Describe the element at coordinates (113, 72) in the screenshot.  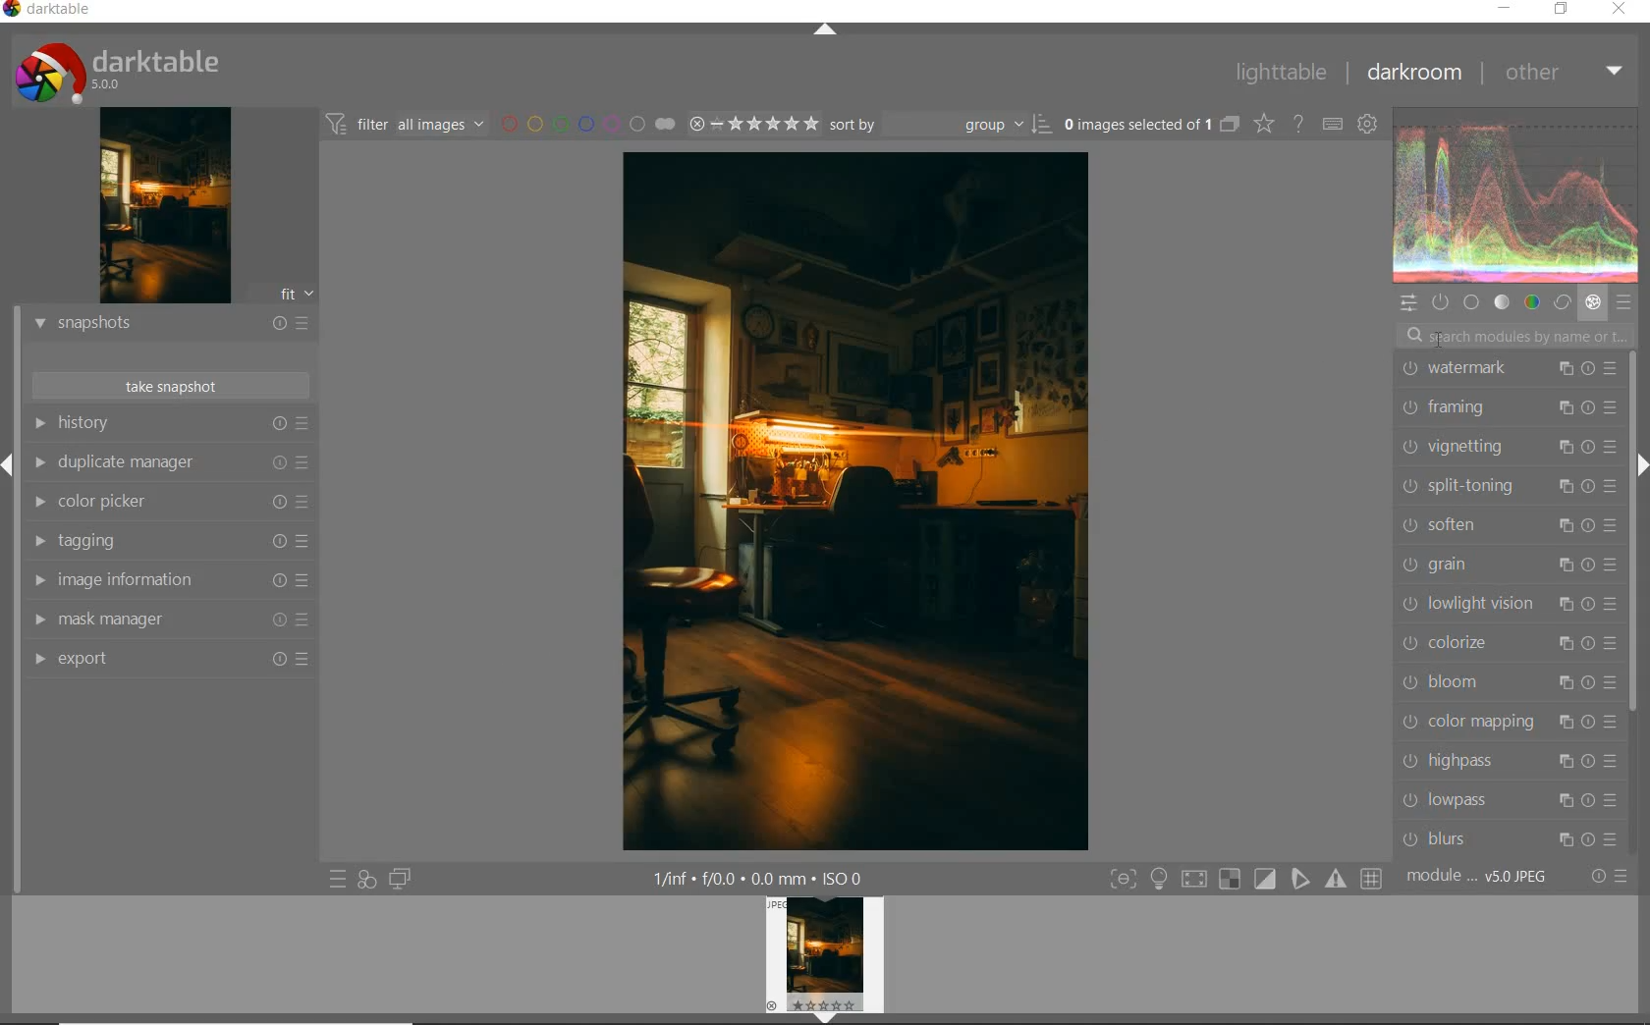
I see `system logo` at that location.